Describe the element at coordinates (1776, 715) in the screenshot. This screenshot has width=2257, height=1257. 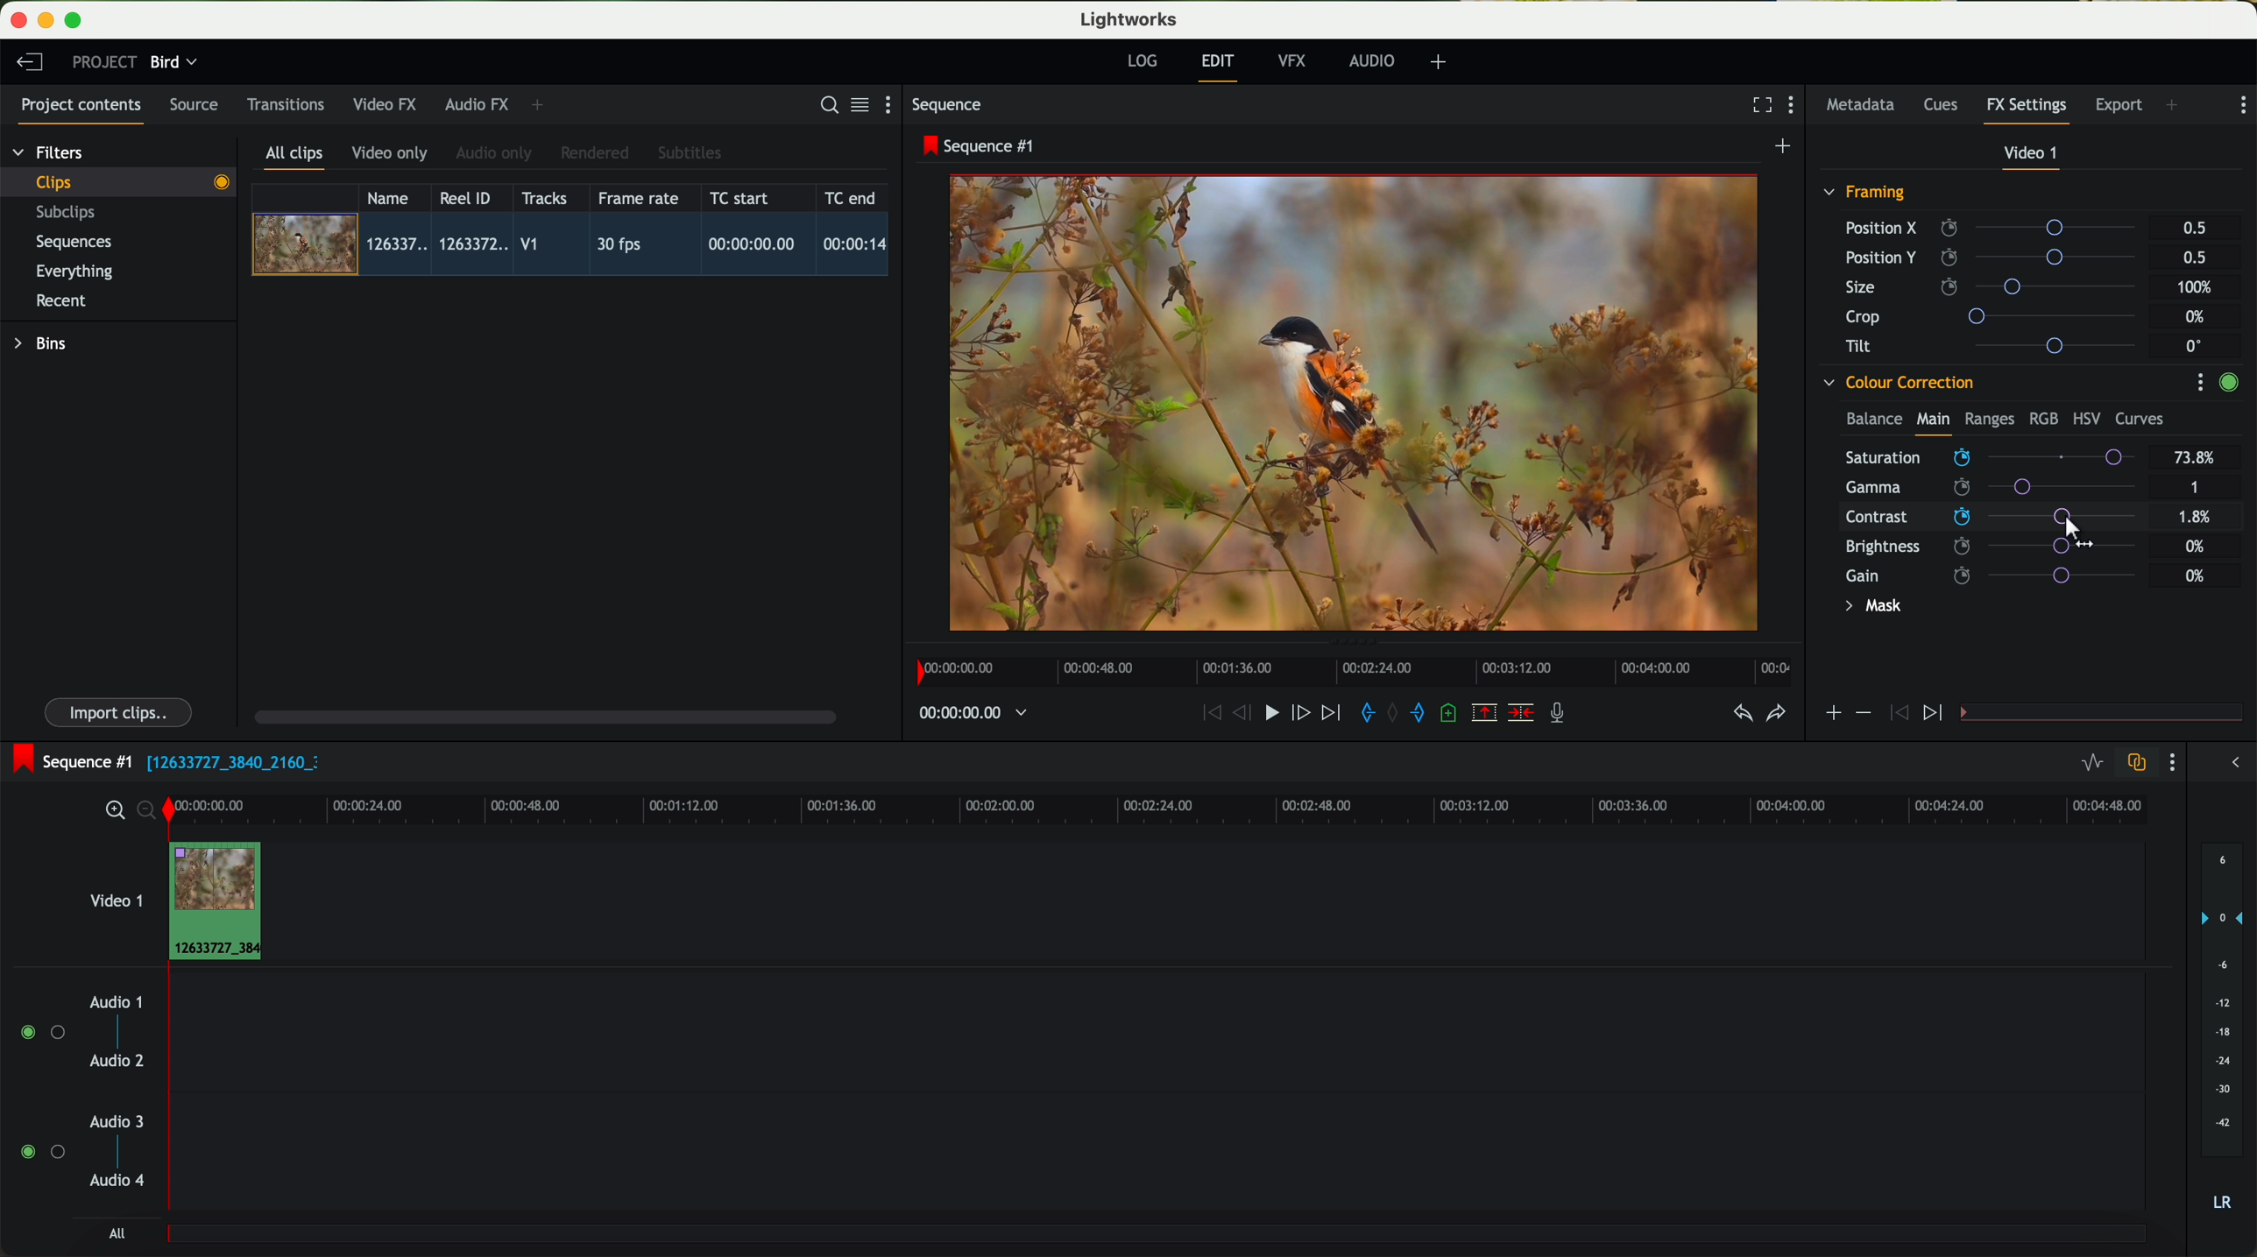
I see `redo` at that location.